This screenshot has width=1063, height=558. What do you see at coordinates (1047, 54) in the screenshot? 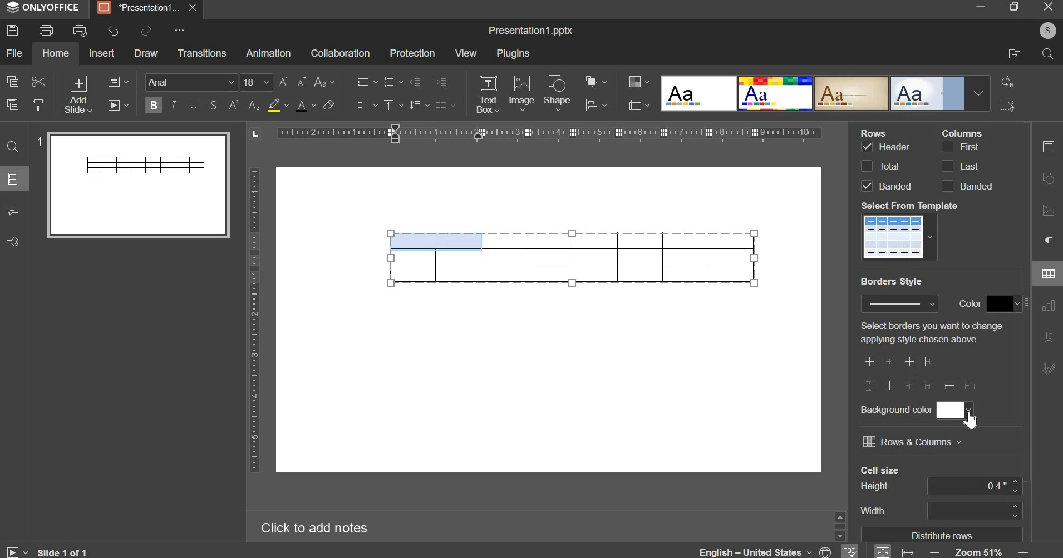
I see `search` at bounding box center [1047, 54].